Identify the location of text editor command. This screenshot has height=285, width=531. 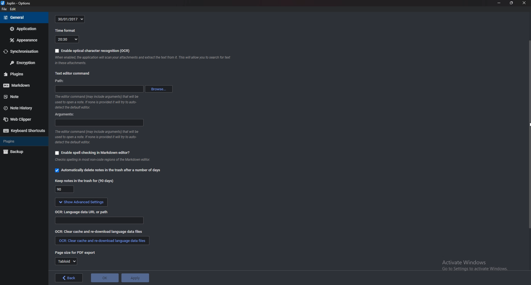
(72, 72).